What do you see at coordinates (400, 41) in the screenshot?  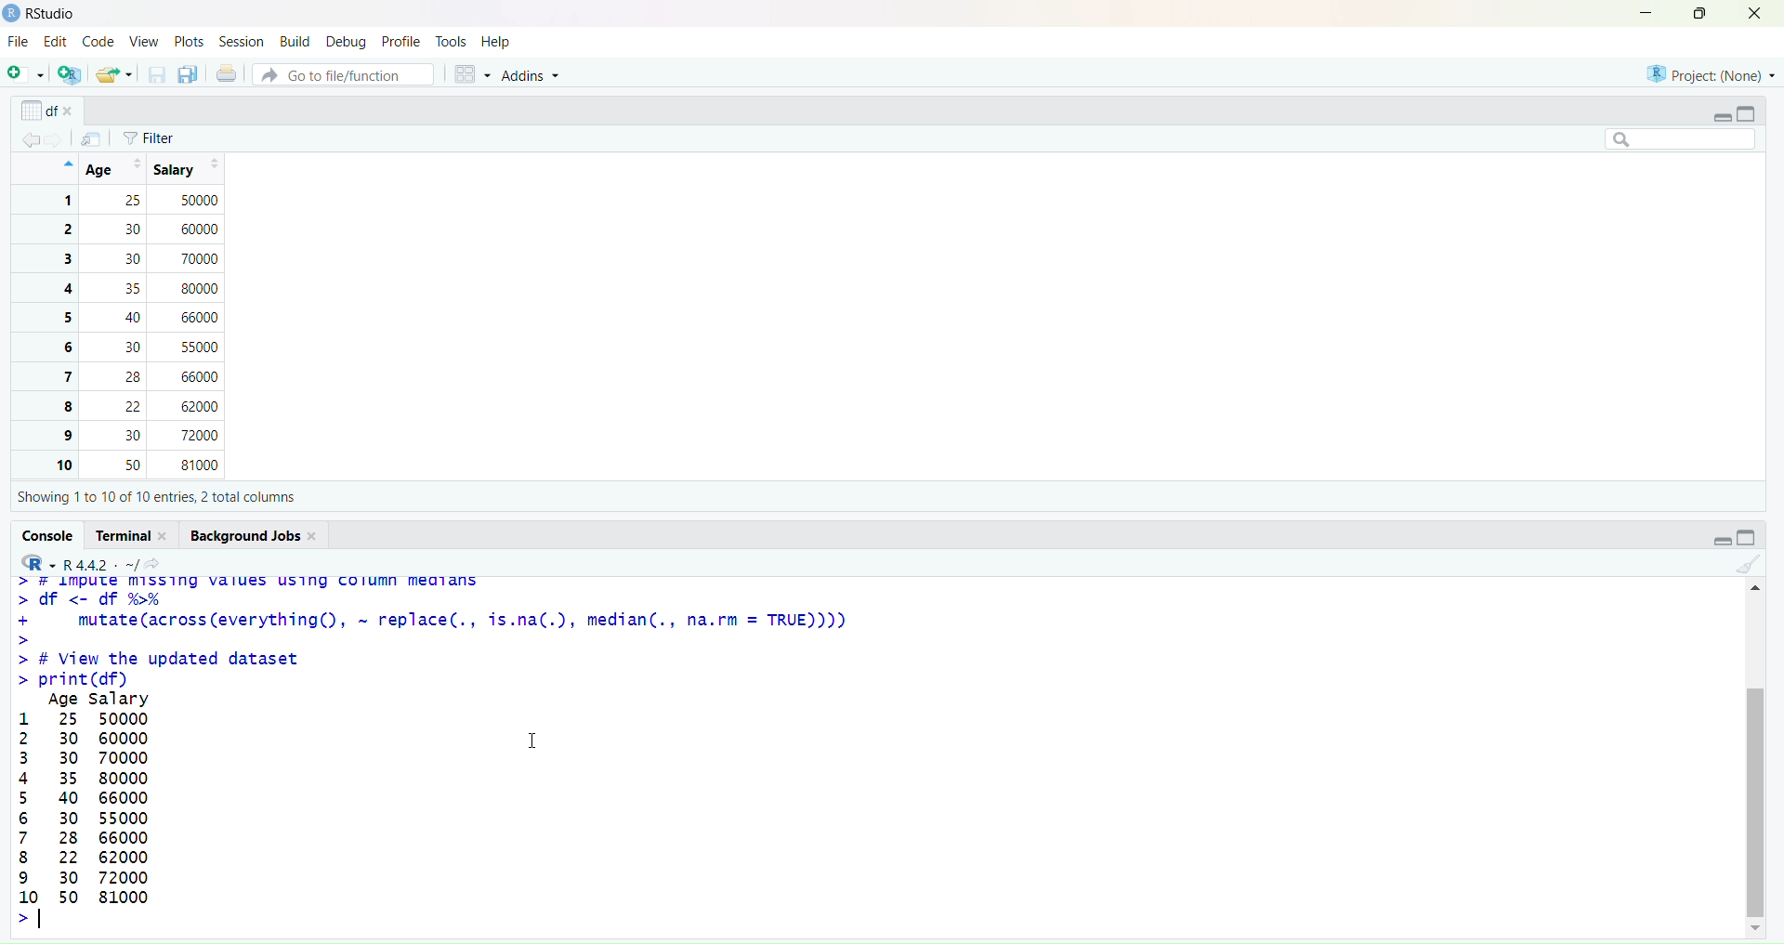 I see `profile` at bounding box center [400, 41].